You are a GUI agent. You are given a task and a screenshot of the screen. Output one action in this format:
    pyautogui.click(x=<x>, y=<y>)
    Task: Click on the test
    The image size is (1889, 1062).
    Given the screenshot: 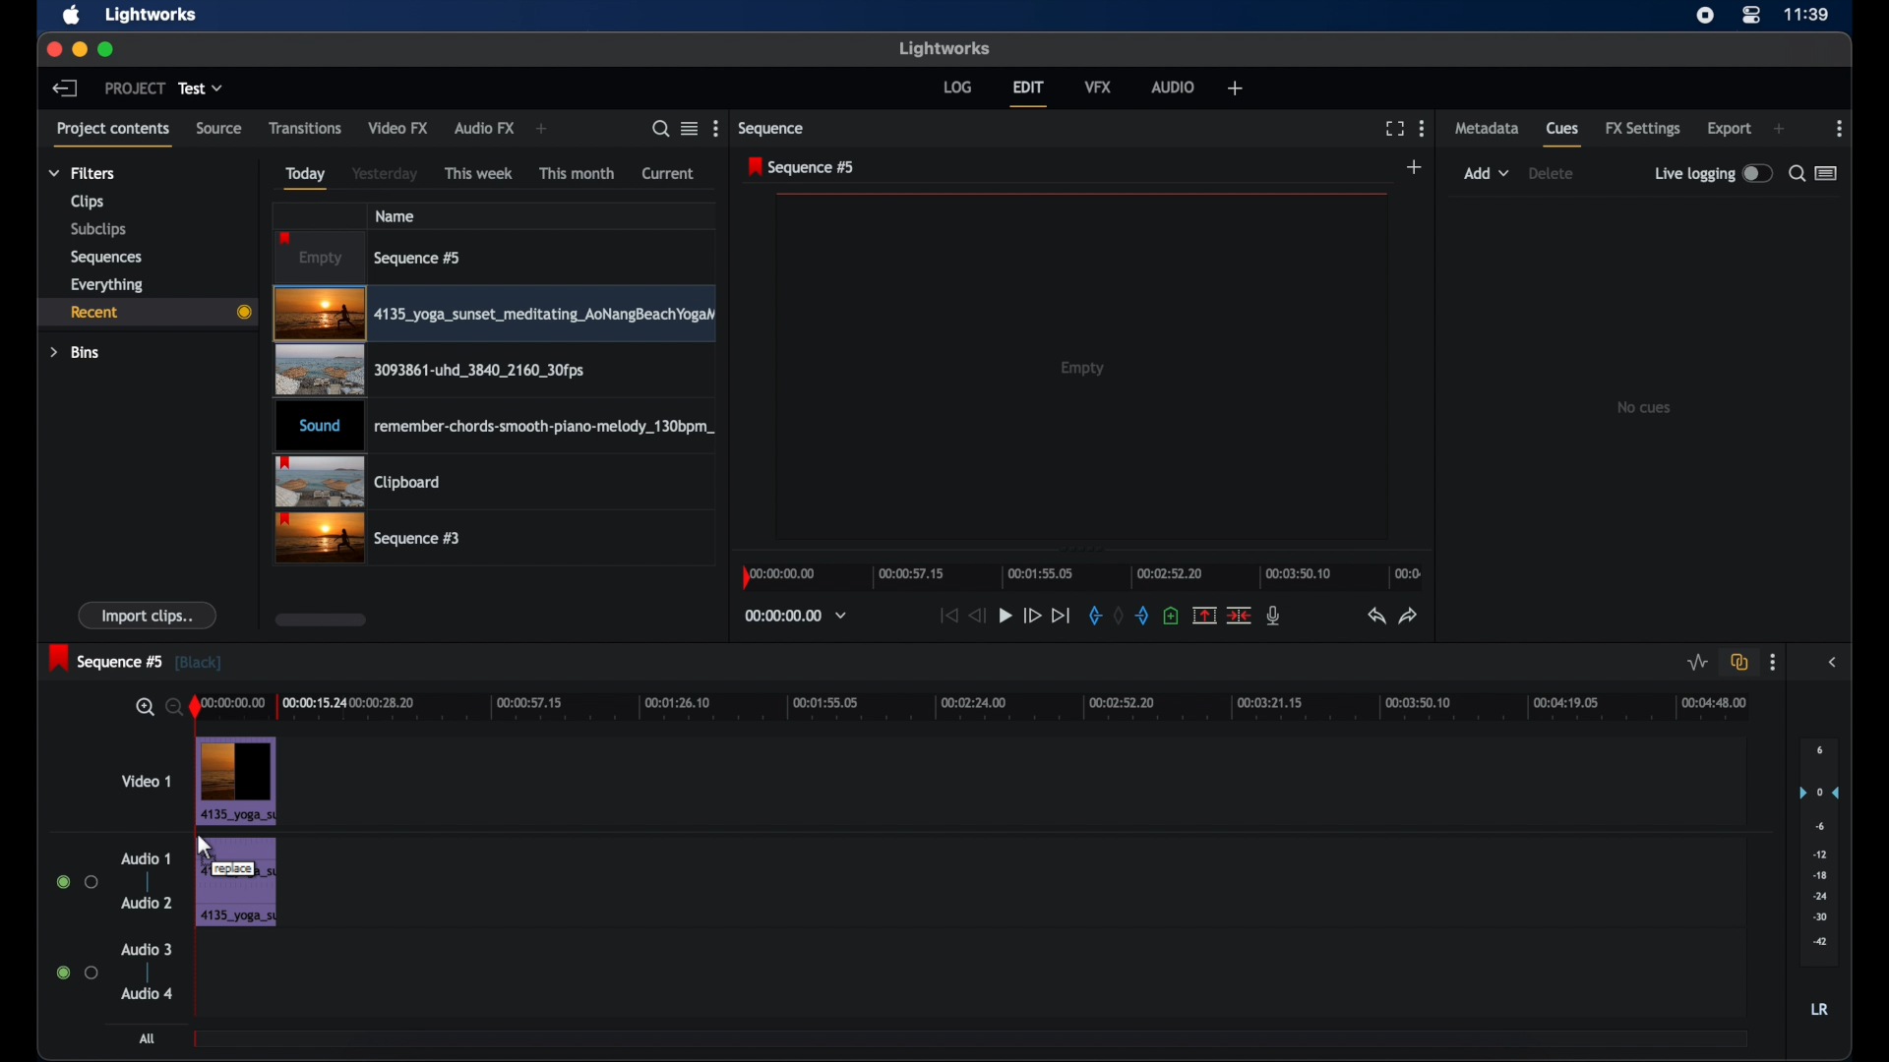 What is the action you would take?
    pyautogui.click(x=202, y=88)
    